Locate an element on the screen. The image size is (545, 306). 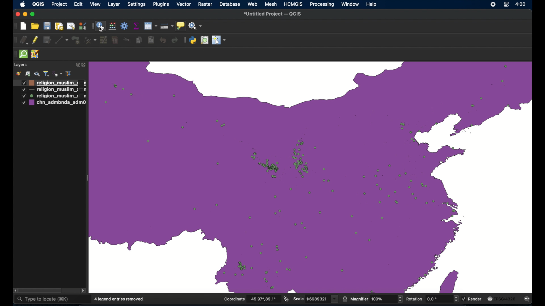
create new project is located at coordinates (24, 27).